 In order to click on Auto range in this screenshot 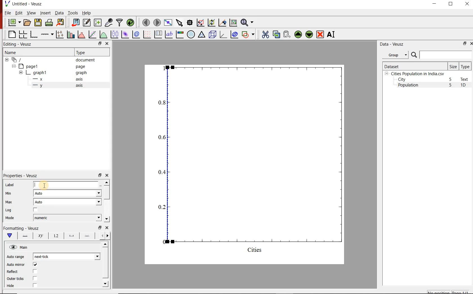, I will do `click(16, 257)`.